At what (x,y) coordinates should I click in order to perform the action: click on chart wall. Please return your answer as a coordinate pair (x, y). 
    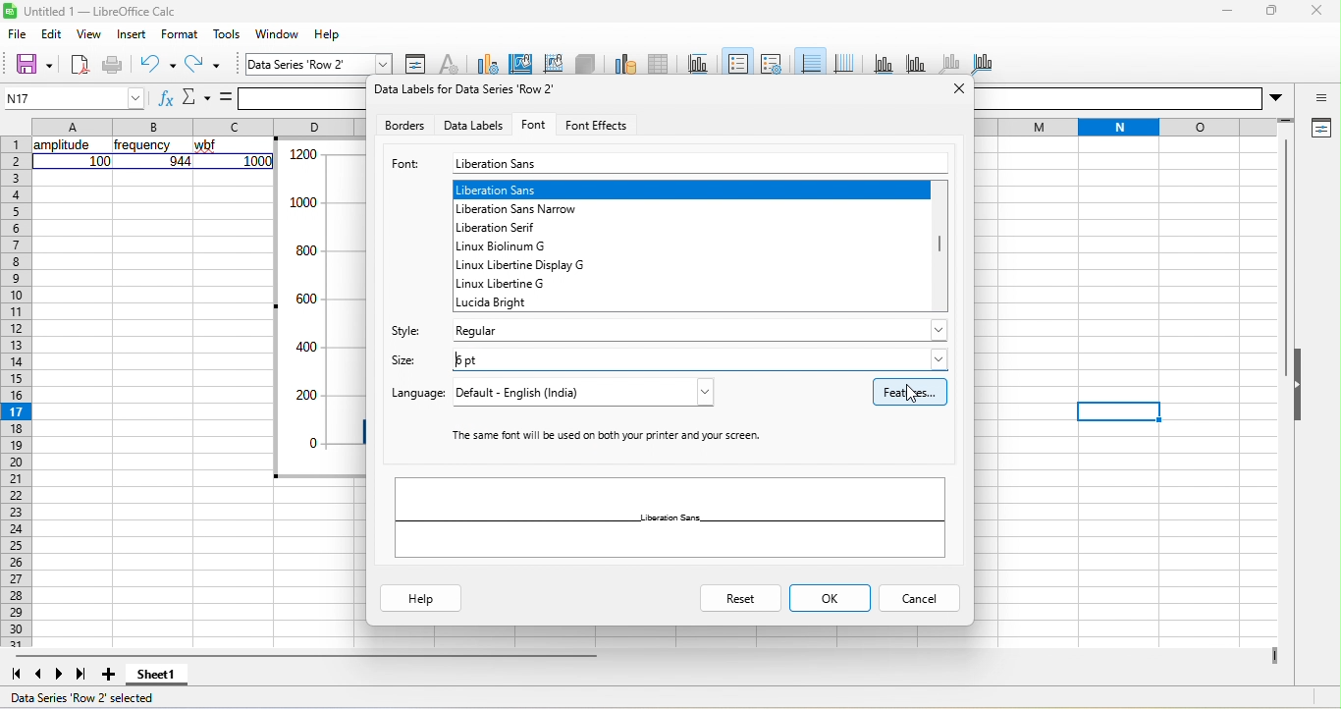
    Looking at the image, I should click on (553, 62).